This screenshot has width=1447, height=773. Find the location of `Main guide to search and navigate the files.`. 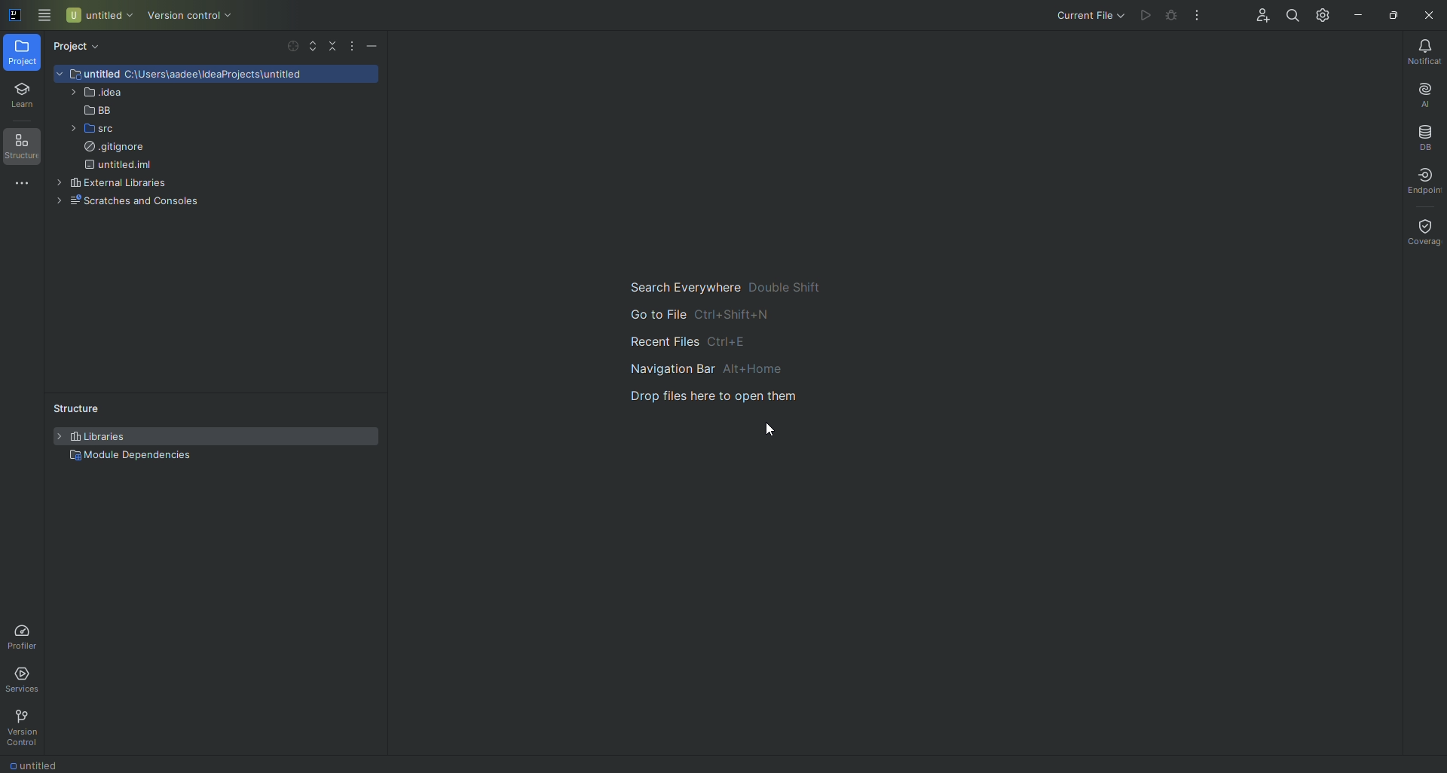

Main guide to search and navigate the files. is located at coordinates (714, 338).